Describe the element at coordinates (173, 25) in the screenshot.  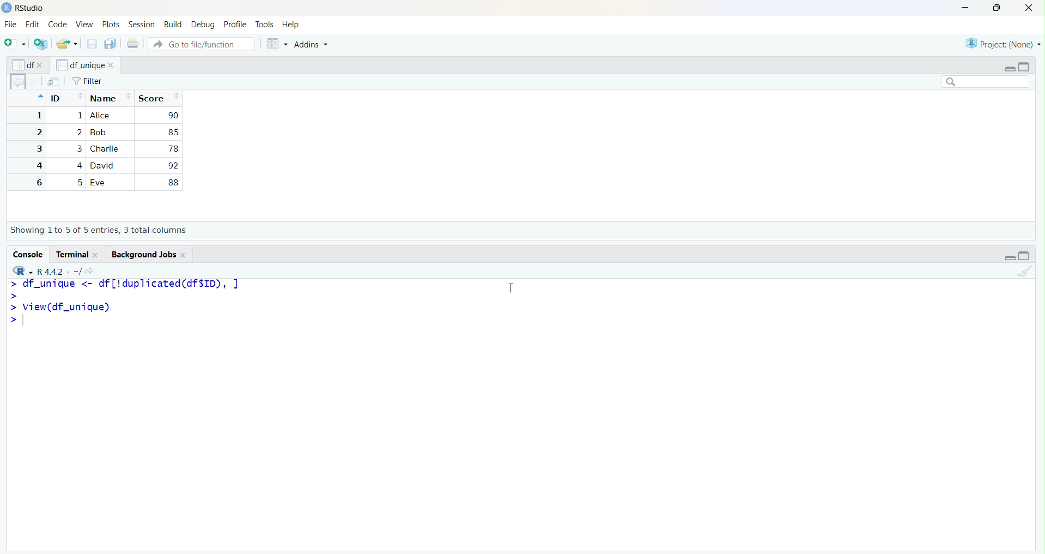
I see `Build` at that location.